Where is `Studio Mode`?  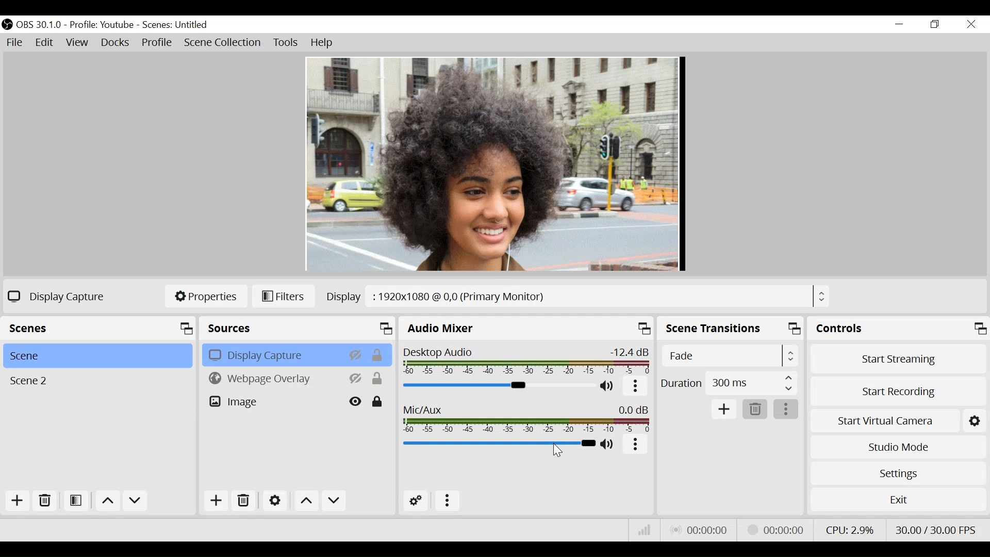 Studio Mode is located at coordinates (898, 446).